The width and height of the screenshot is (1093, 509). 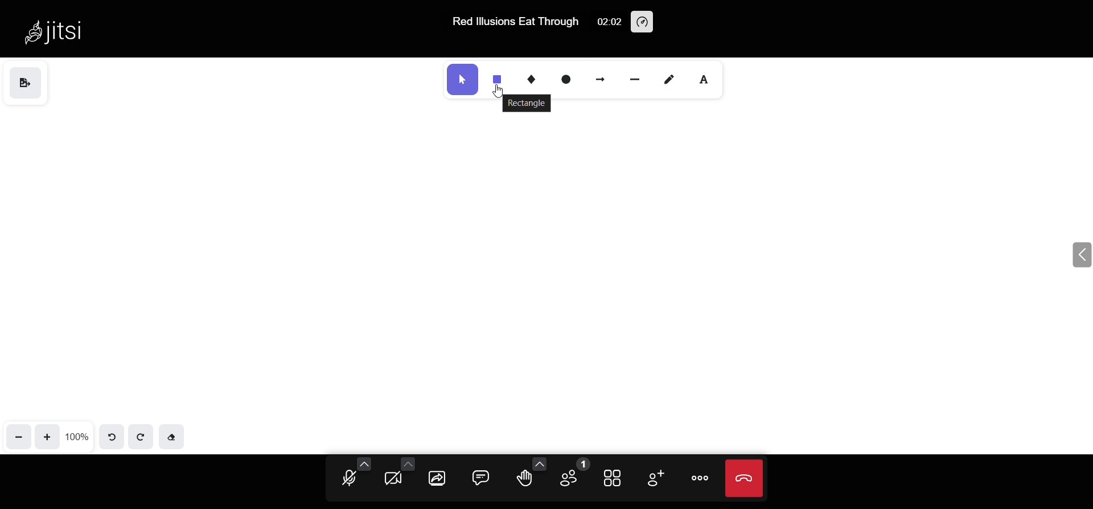 I want to click on rectangle, so click(x=527, y=103).